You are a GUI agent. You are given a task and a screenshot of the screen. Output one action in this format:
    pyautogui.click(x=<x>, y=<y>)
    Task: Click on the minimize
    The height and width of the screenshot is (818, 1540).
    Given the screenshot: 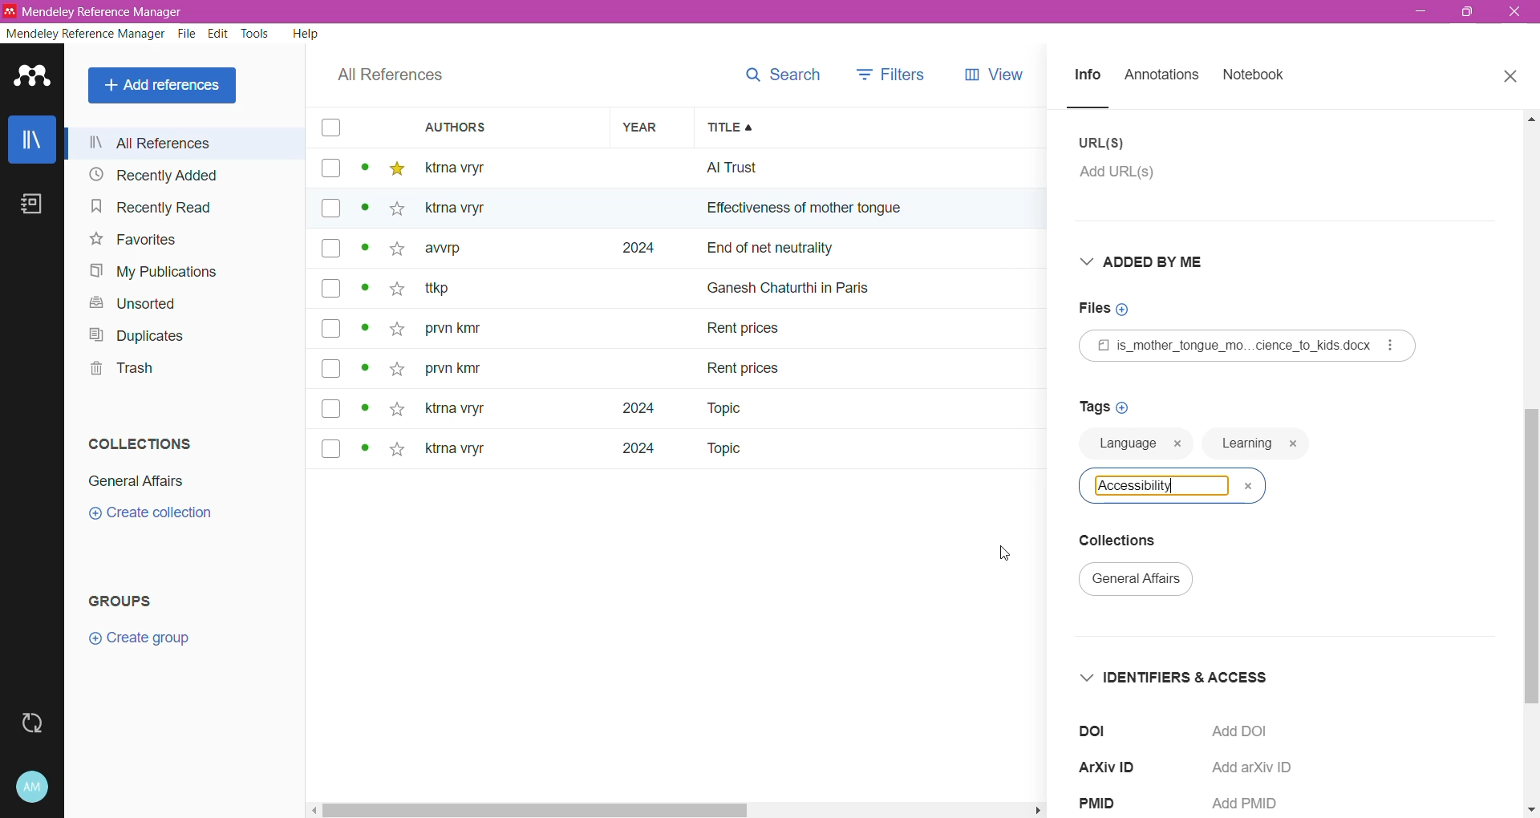 What is the action you would take?
    pyautogui.click(x=1423, y=14)
    